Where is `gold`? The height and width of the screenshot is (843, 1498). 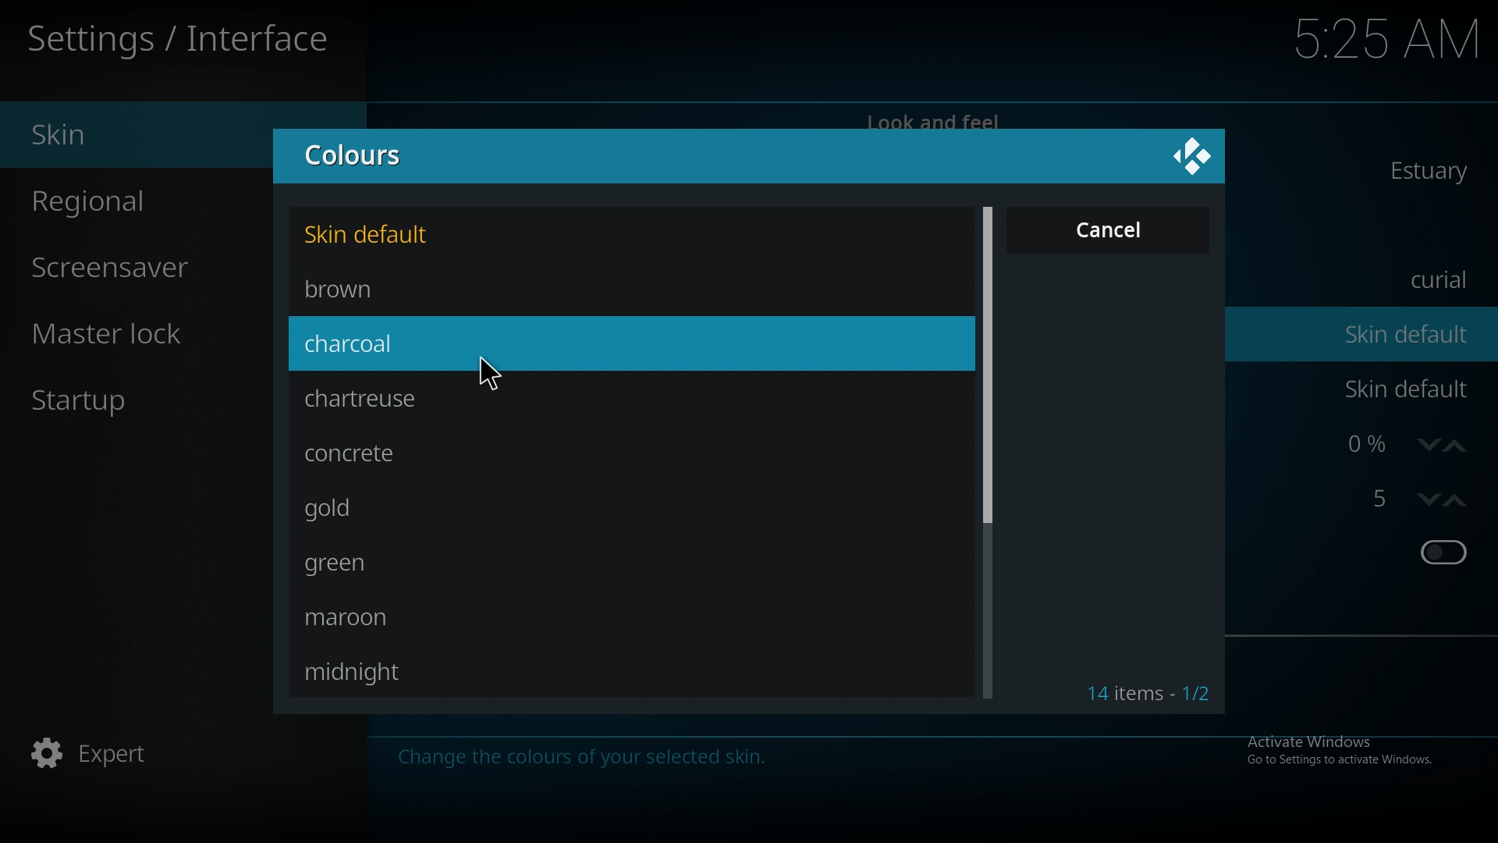
gold is located at coordinates (376, 510).